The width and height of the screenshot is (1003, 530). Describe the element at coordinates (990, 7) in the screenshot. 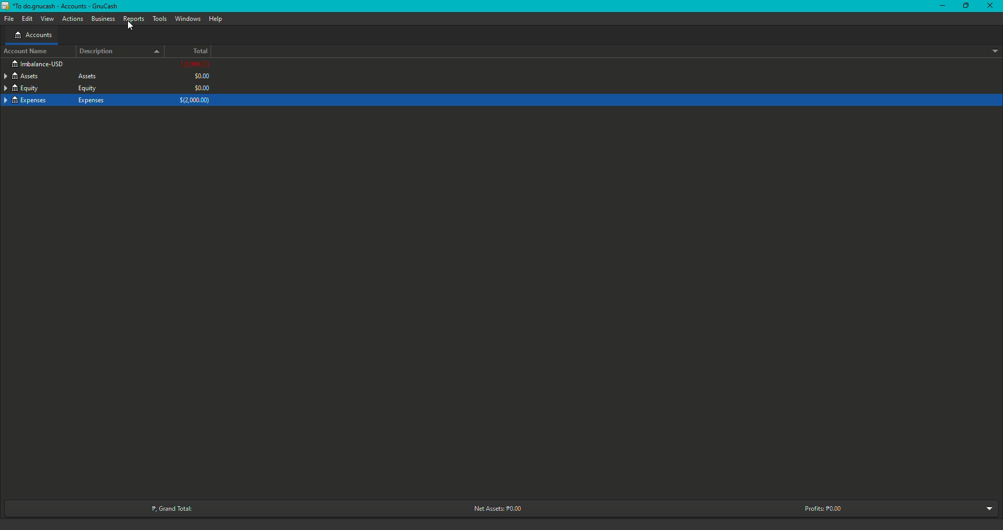

I see `Close` at that location.